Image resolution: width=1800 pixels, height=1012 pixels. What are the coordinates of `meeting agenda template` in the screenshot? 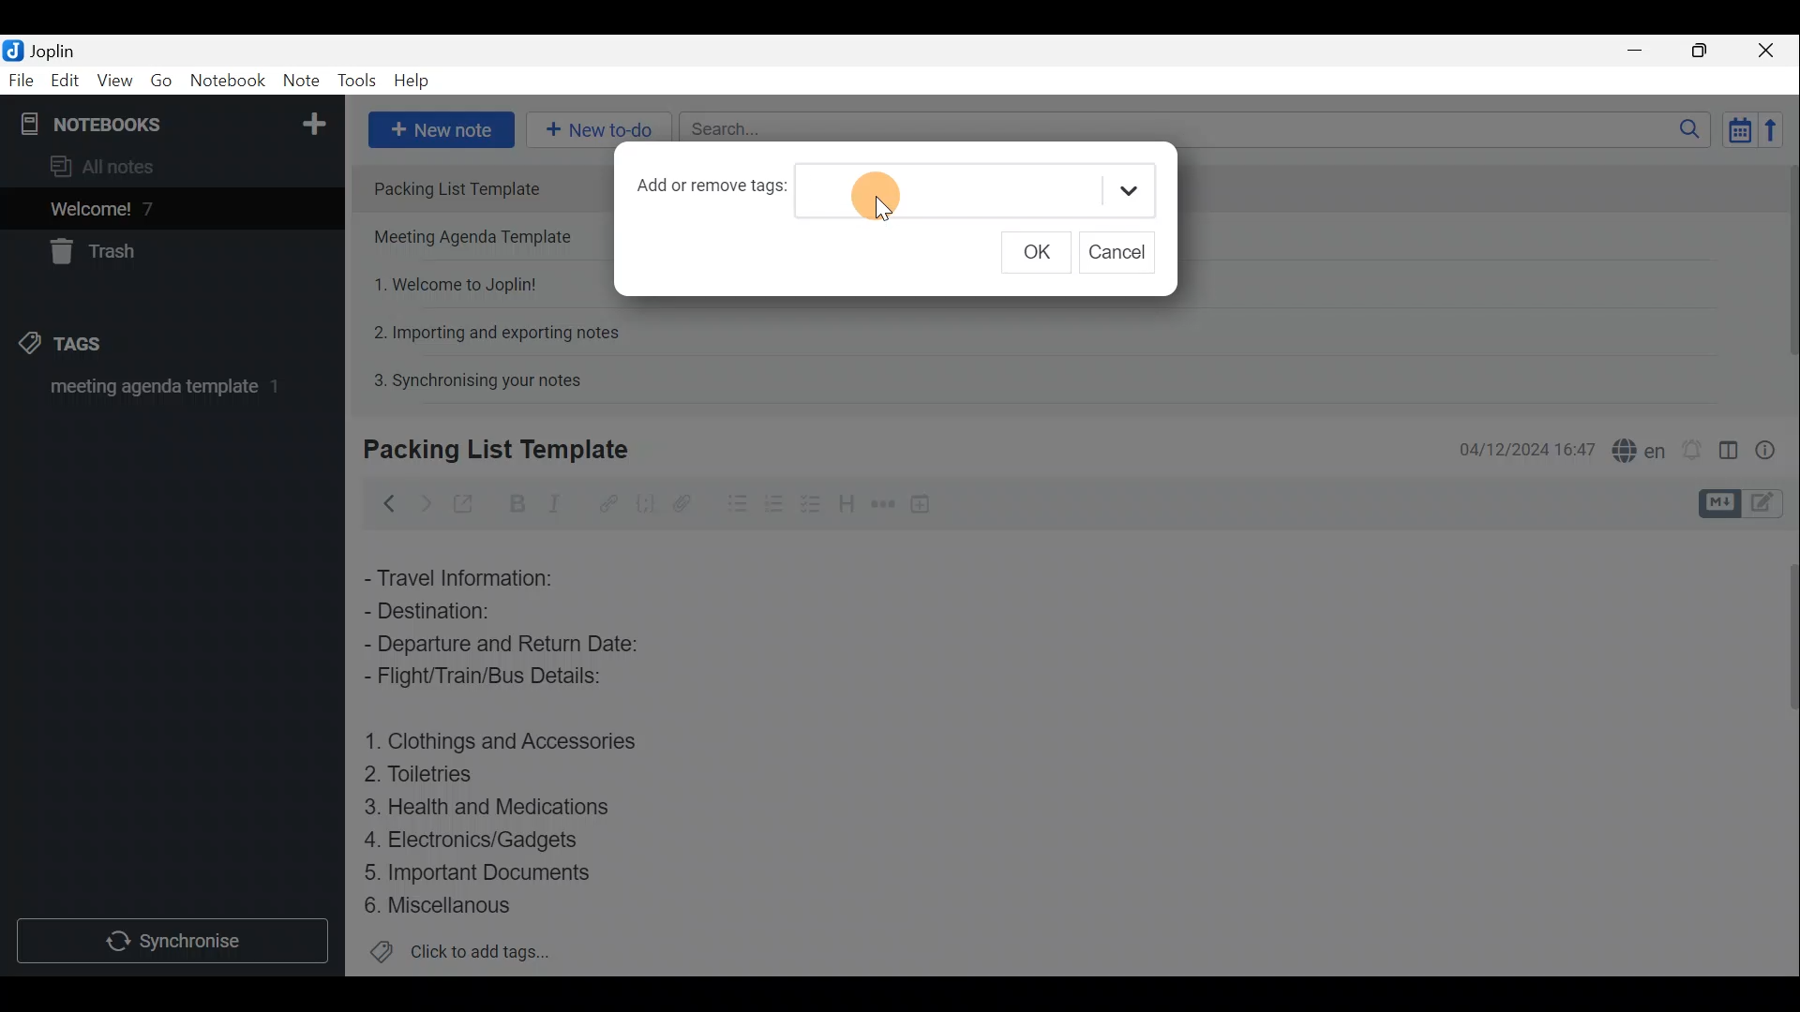 It's located at (161, 393).